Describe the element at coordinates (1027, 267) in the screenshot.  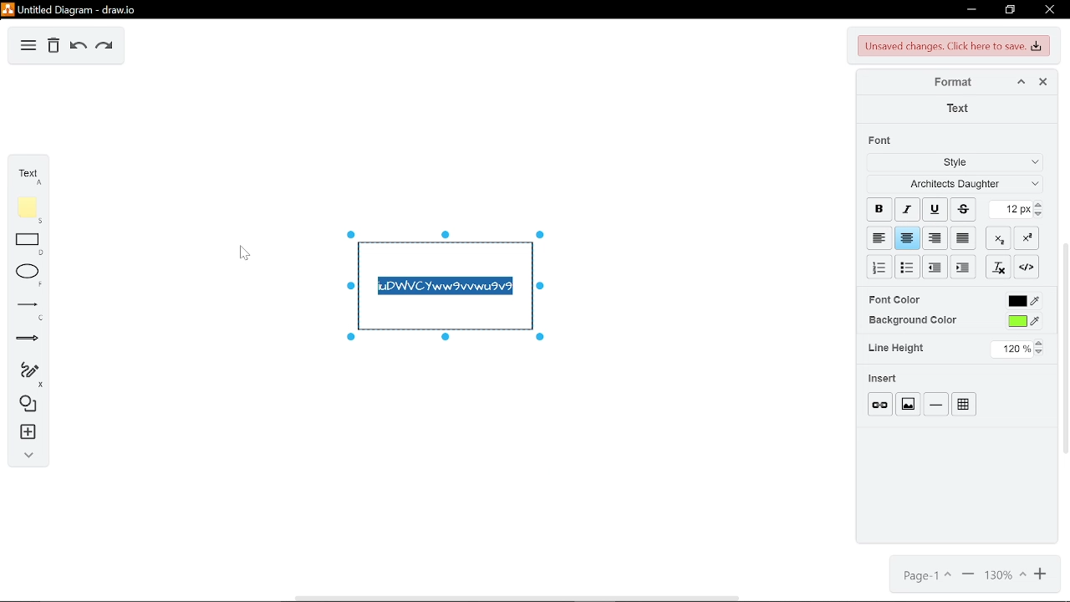
I see `HTML` at that location.